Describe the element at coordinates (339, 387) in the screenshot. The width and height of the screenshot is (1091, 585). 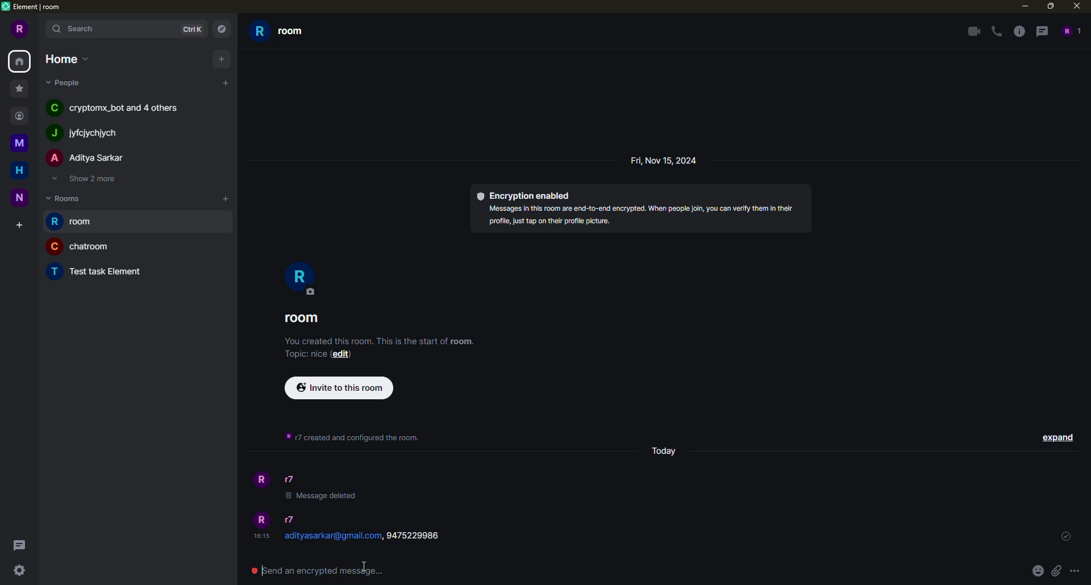
I see `invite to this room` at that location.